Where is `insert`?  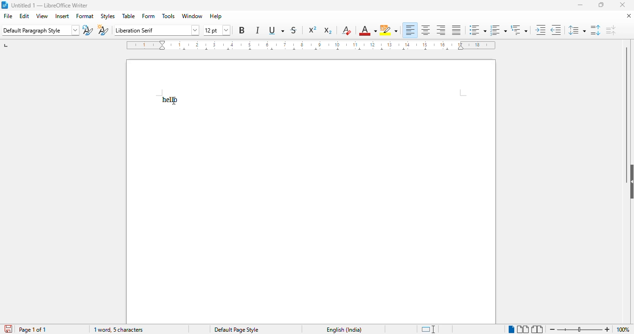
insert is located at coordinates (62, 16).